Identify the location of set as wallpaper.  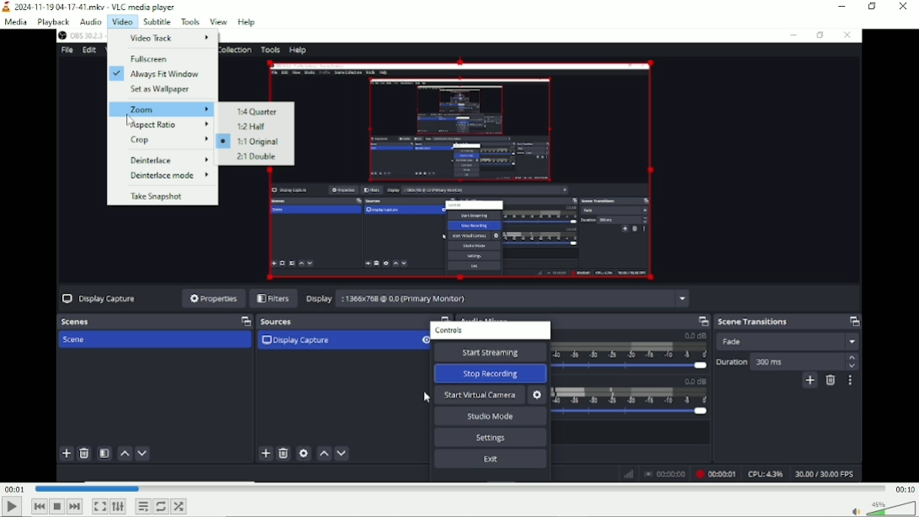
(162, 91).